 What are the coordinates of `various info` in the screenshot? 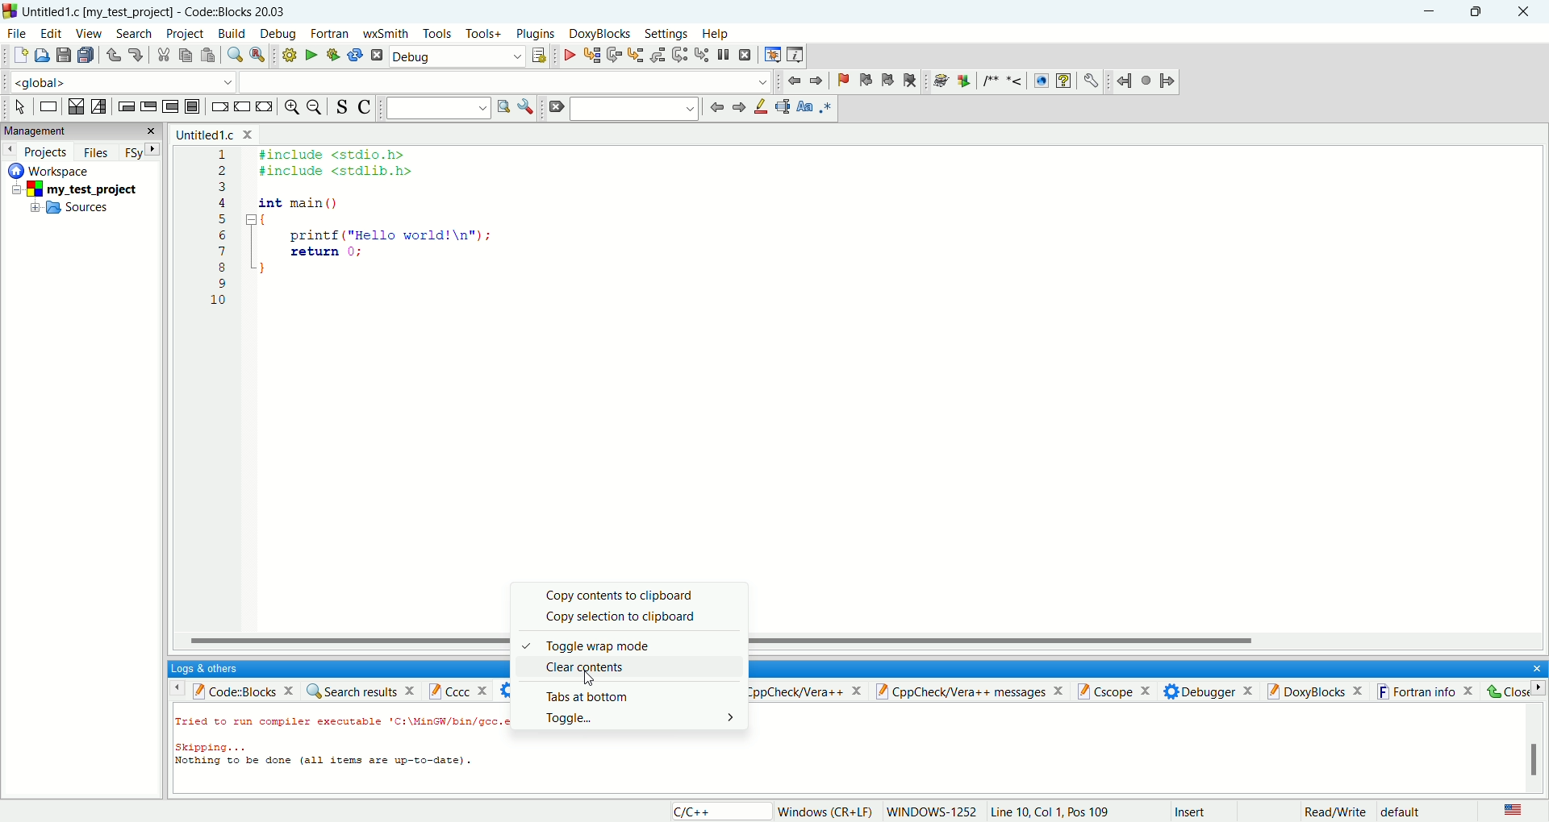 It's located at (794, 55).